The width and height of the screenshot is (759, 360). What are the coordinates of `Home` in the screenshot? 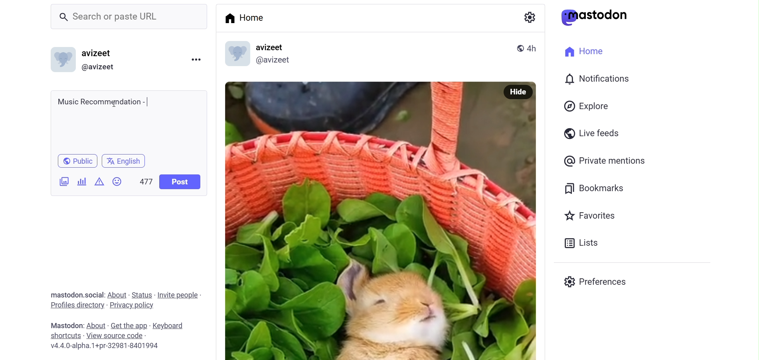 It's located at (586, 51).